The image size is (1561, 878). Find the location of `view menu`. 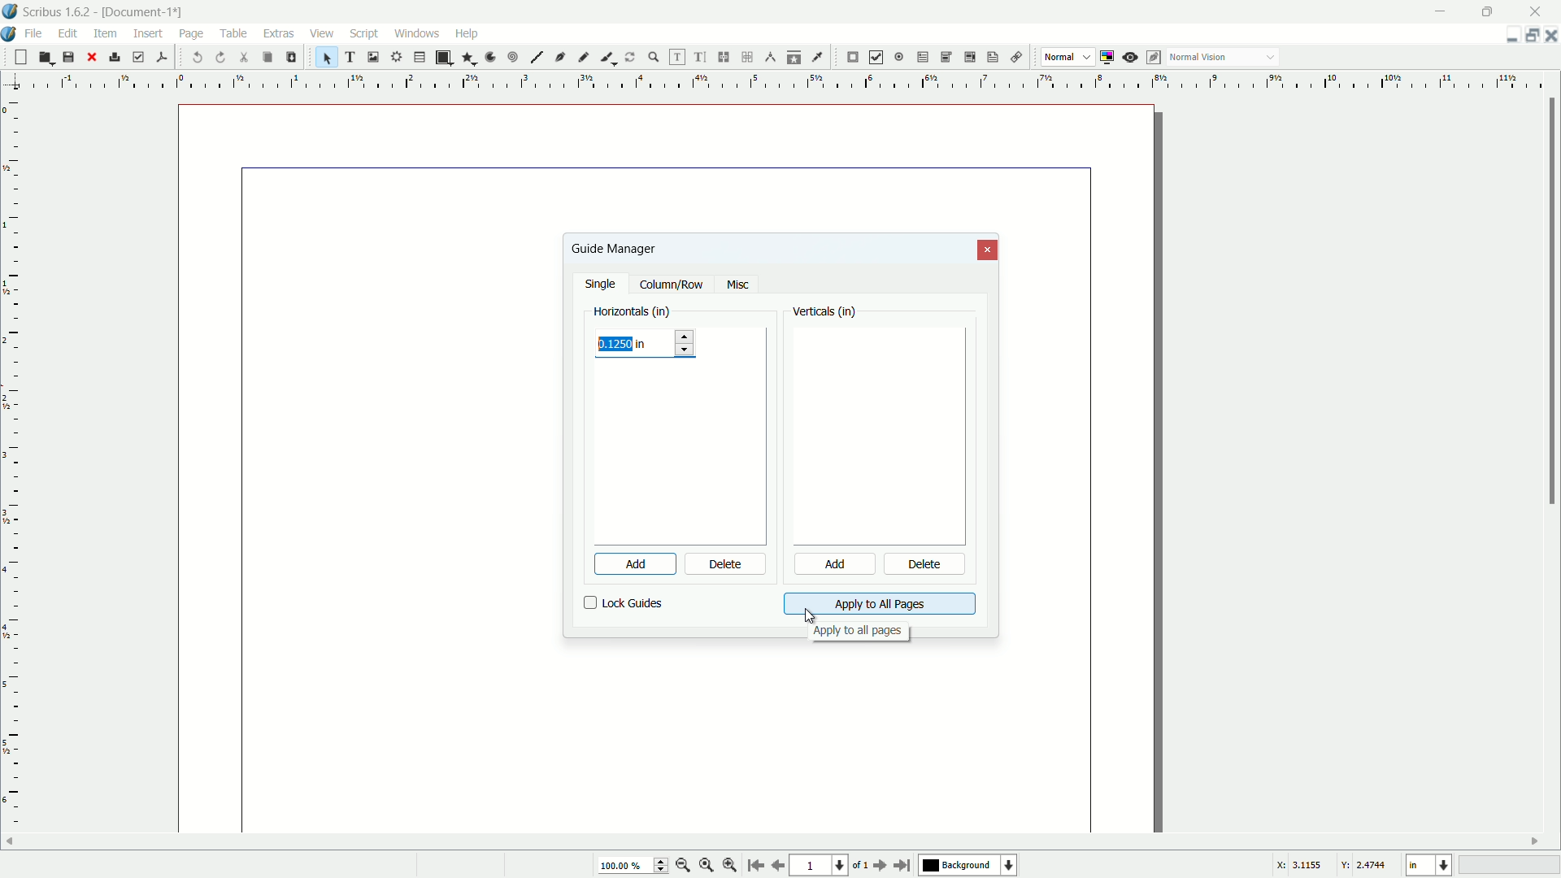

view menu is located at coordinates (320, 33).